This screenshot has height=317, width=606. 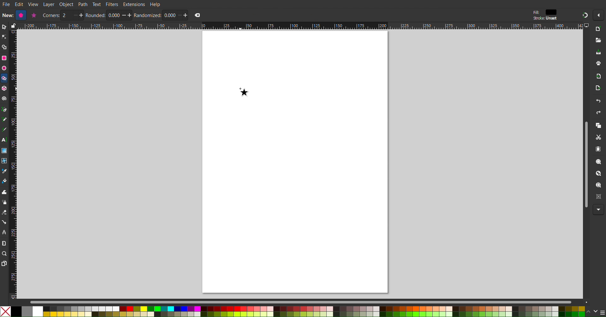 I want to click on Snapping, so click(x=585, y=15).